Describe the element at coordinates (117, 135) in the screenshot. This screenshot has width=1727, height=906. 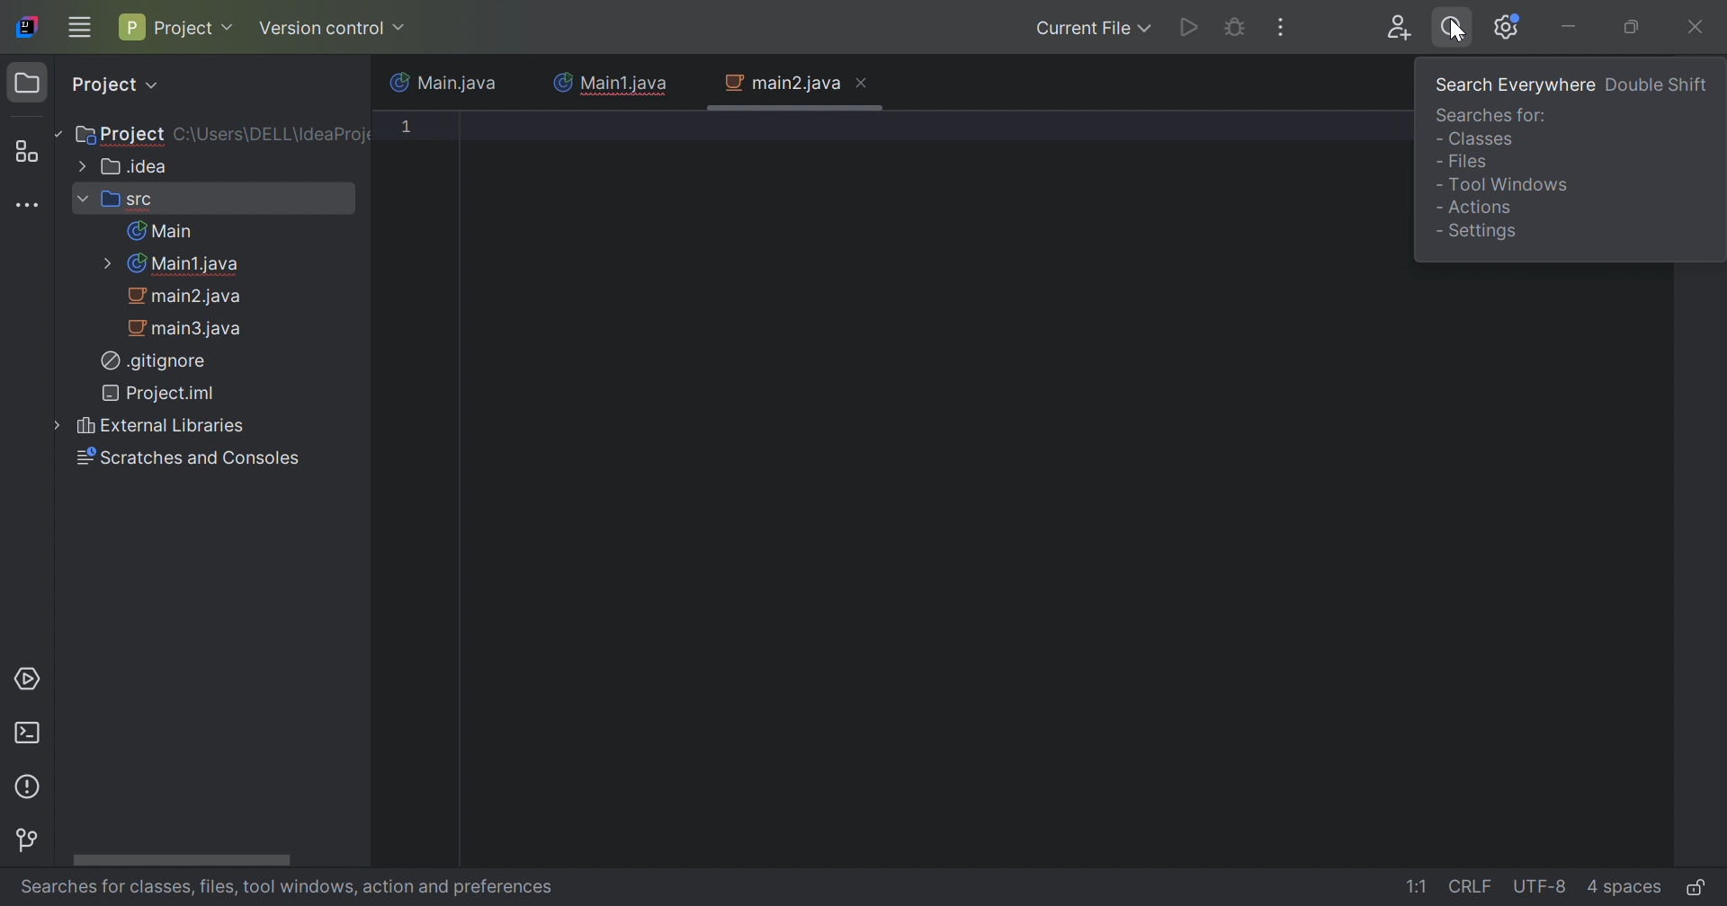
I see `Project` at that location.